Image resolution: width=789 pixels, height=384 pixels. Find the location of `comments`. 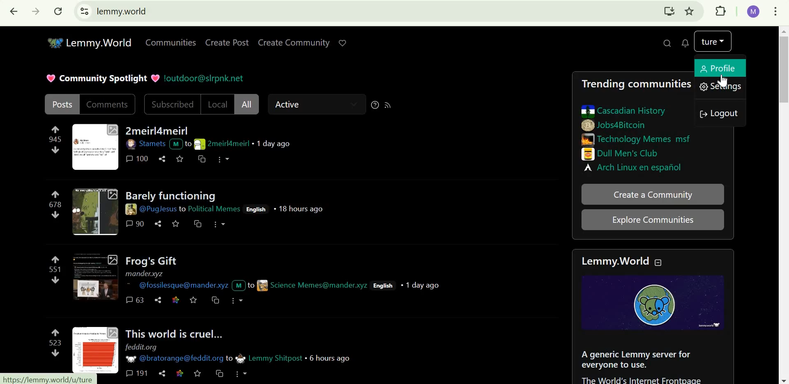

comments is located at coordinates (108, 104).